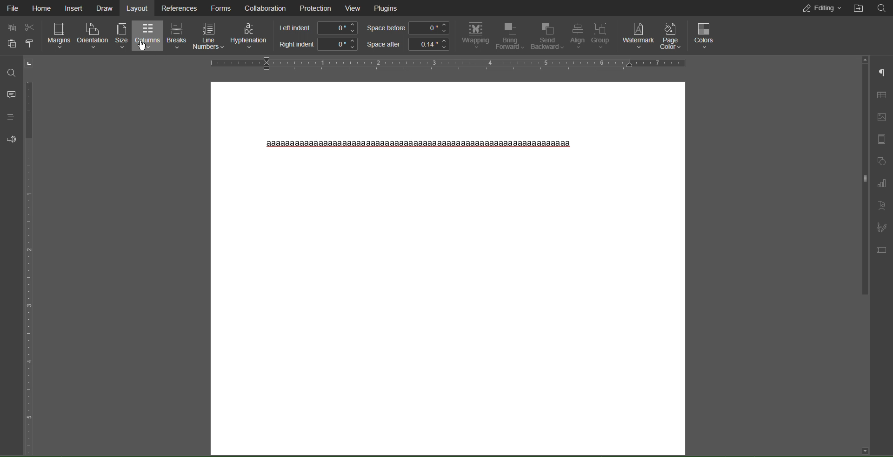 Image resolution: width=893 pixels, height=457 pixels. Describe the element at coordinates (74, 8) in the screenshot. I see `Insert` at that location.